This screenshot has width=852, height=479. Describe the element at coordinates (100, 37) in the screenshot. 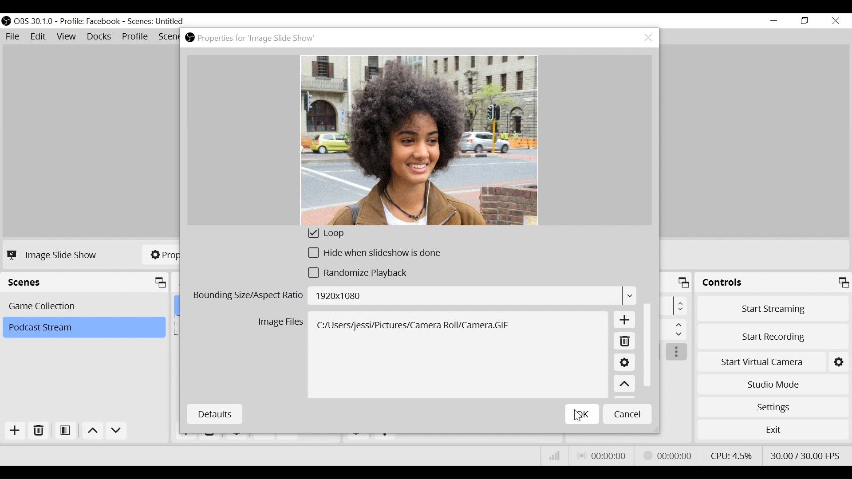

I see `Docks` at that location.